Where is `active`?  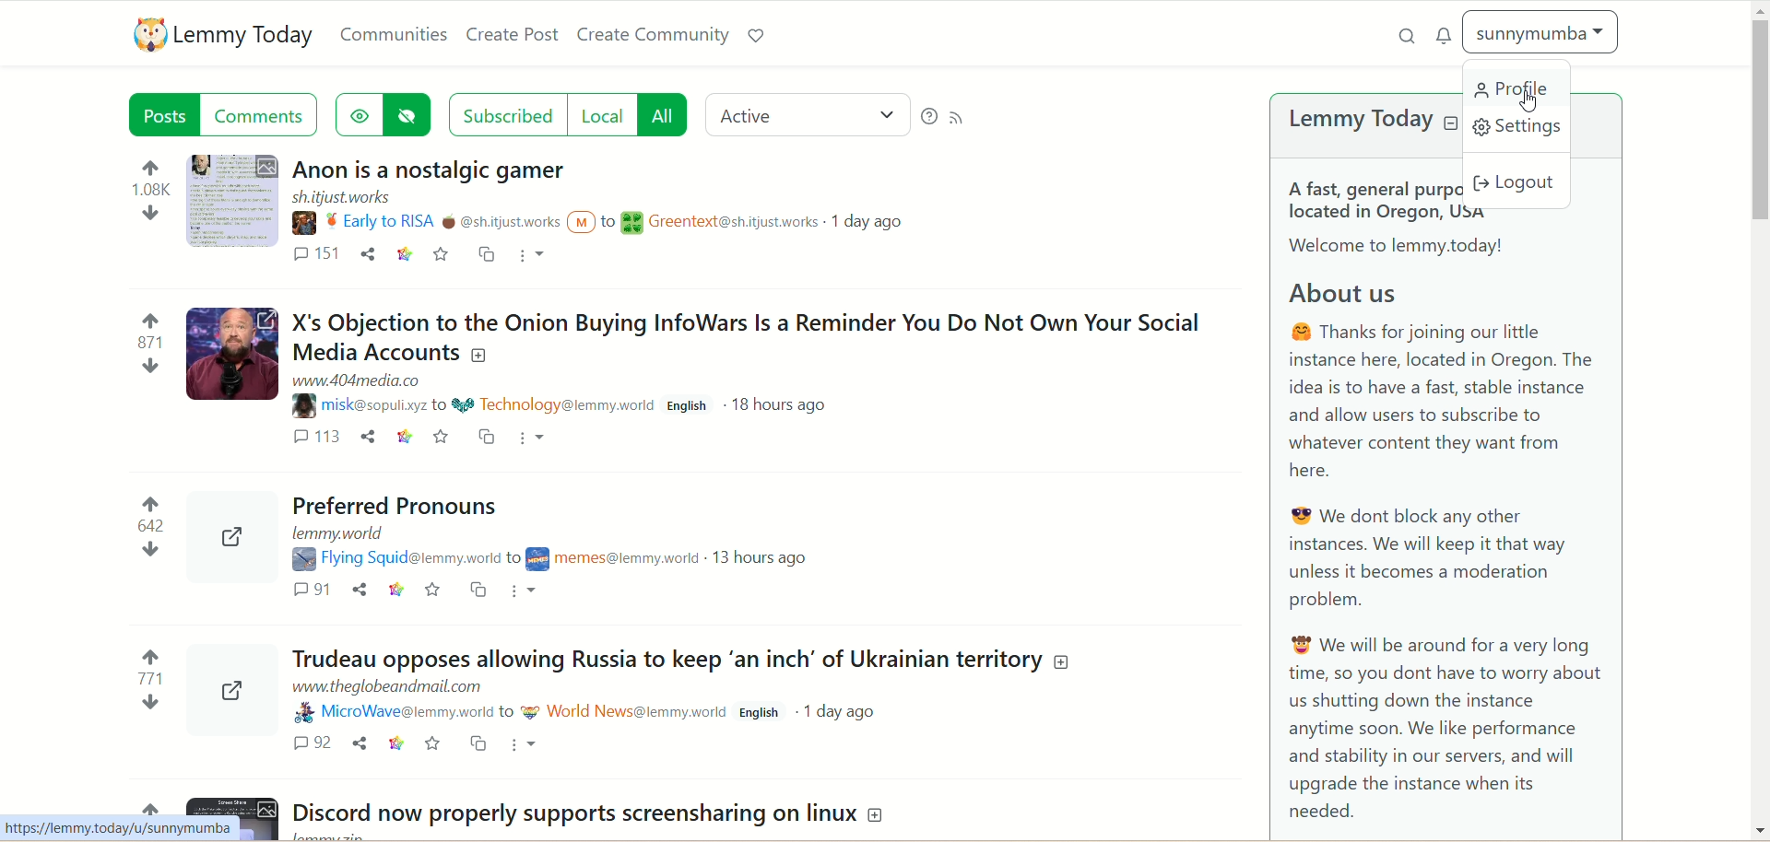
active is located at coordinates (808, 113).